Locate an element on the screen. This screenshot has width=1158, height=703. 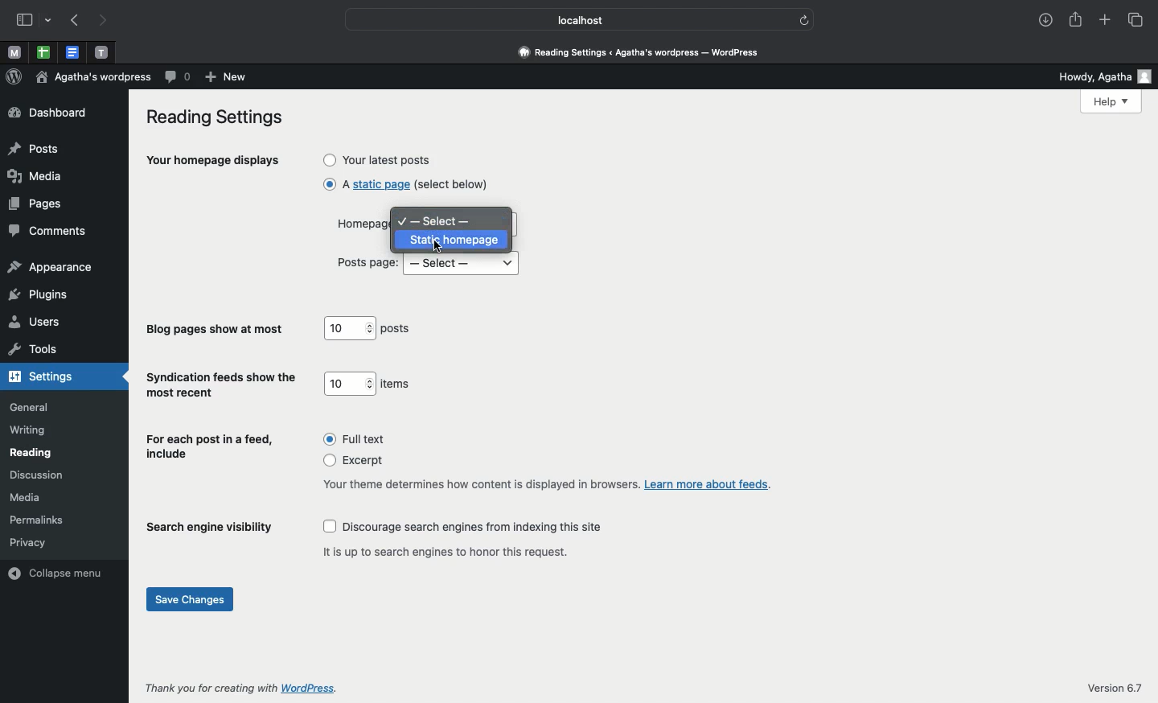
Version 6.7 is located at coordinates (1118, 688).